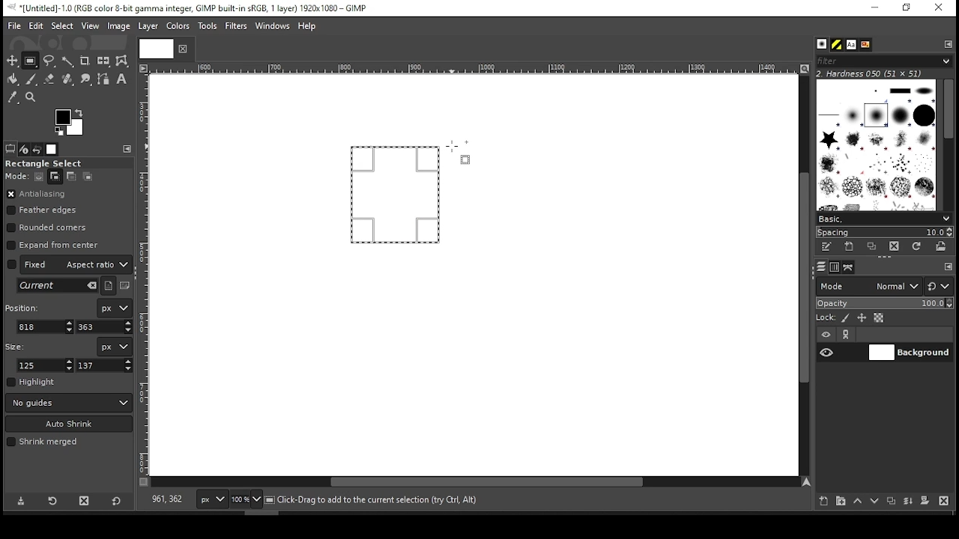 The image size is (959, 539). What do you see at coordinates (85, 61) in the screenshot?
I see `crop  tool` at bounding box center [85, 61].